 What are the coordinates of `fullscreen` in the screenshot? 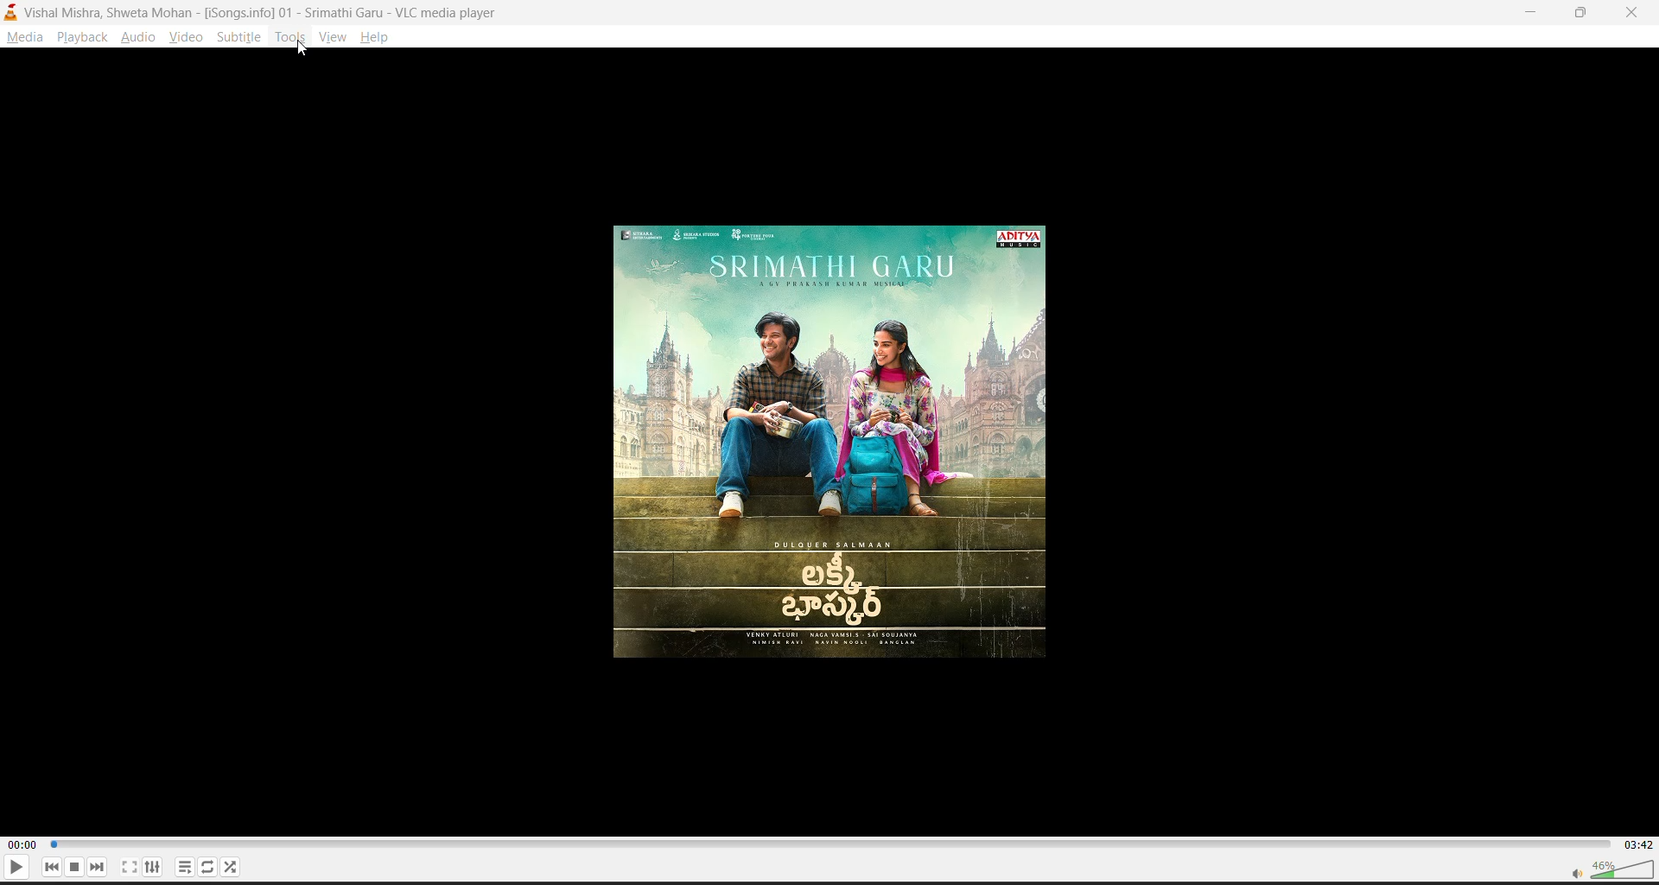 It's located at (127, 867).